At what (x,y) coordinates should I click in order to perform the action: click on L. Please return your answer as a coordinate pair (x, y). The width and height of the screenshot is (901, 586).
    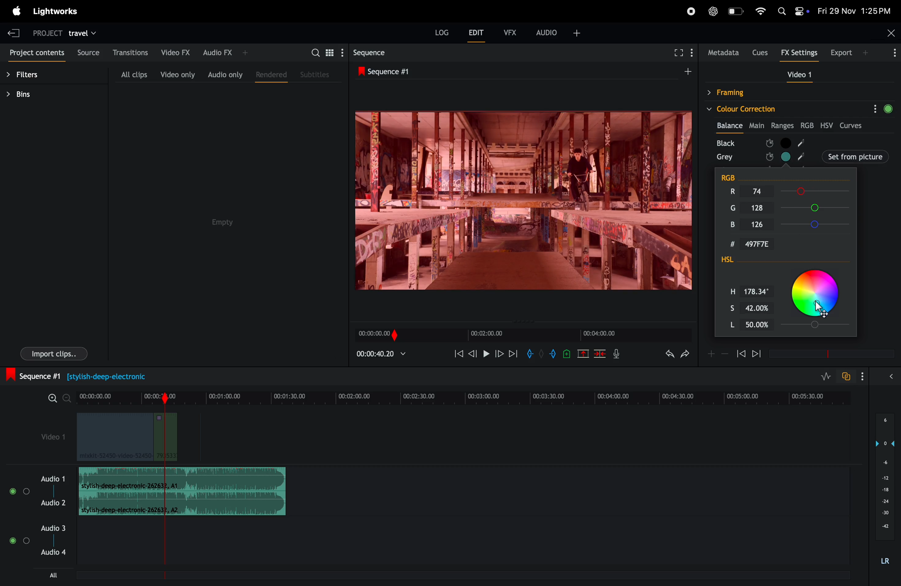
    Looking at the image, I should click on (726, 325).